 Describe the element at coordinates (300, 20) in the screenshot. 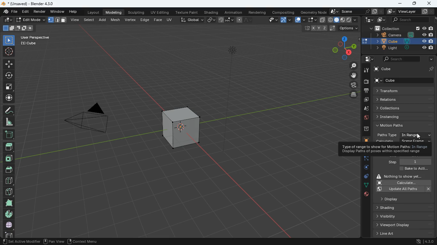

I see `overlap` at that location.